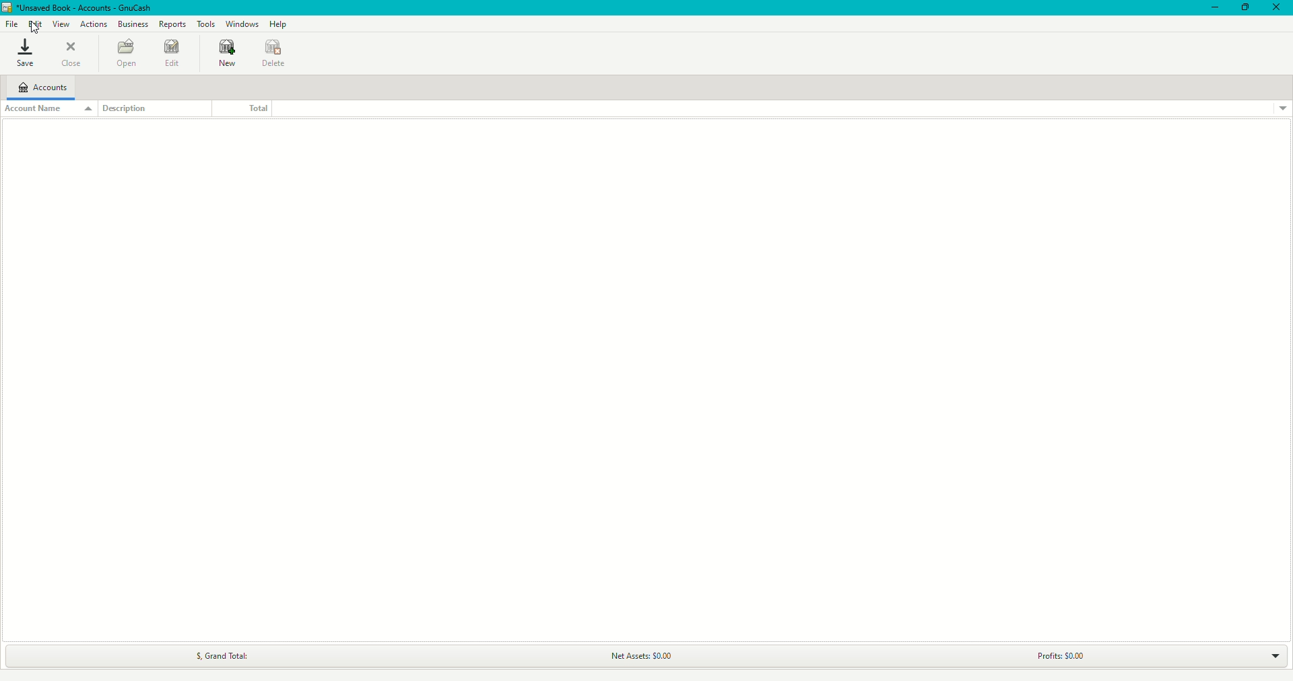 The width and height of the screenshot is (1293, 681). What do you see at coordinates (238, 108) in the screenshot?
I see `Total` at bounding box center [238, 108].